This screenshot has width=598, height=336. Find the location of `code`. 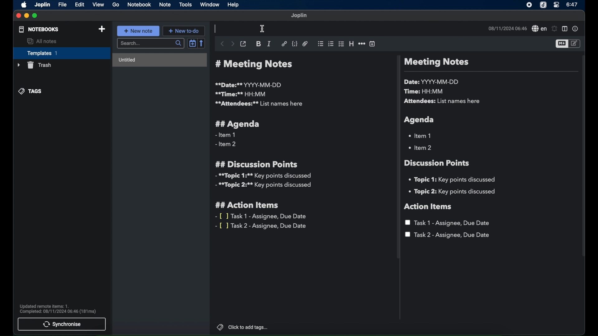

code is located at coordinates (295, 43).